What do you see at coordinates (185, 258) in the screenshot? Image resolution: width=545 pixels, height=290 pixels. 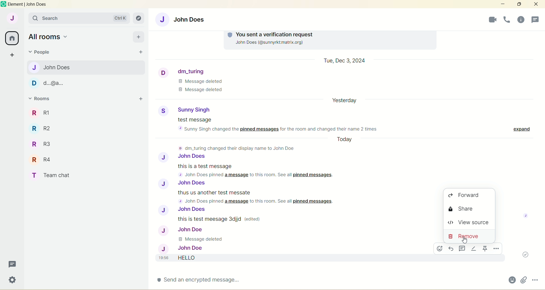 I see `19:56 HELLO` at bounding box center [185, 258].